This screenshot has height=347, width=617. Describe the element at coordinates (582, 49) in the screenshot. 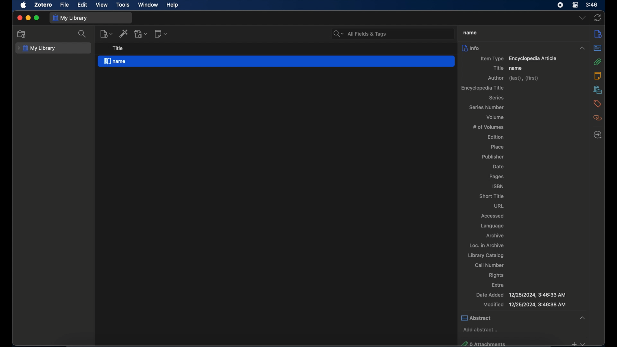

I see `info dropdown` at that location.